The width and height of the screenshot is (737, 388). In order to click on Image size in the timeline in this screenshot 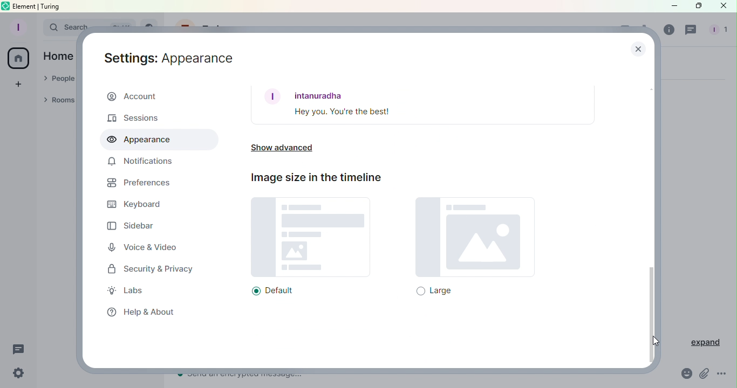, I will do `click(315, 177)`.